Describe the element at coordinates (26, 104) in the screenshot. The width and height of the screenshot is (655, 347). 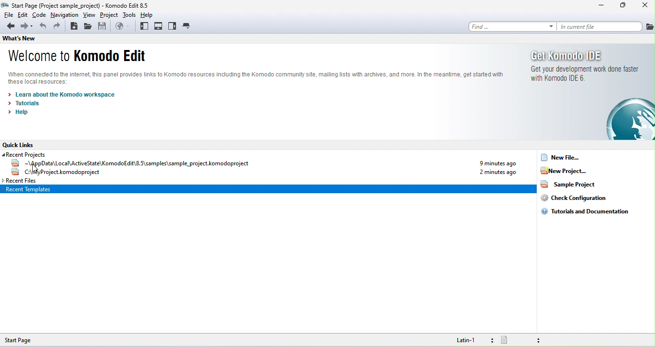
I see `tutorials` at that location.